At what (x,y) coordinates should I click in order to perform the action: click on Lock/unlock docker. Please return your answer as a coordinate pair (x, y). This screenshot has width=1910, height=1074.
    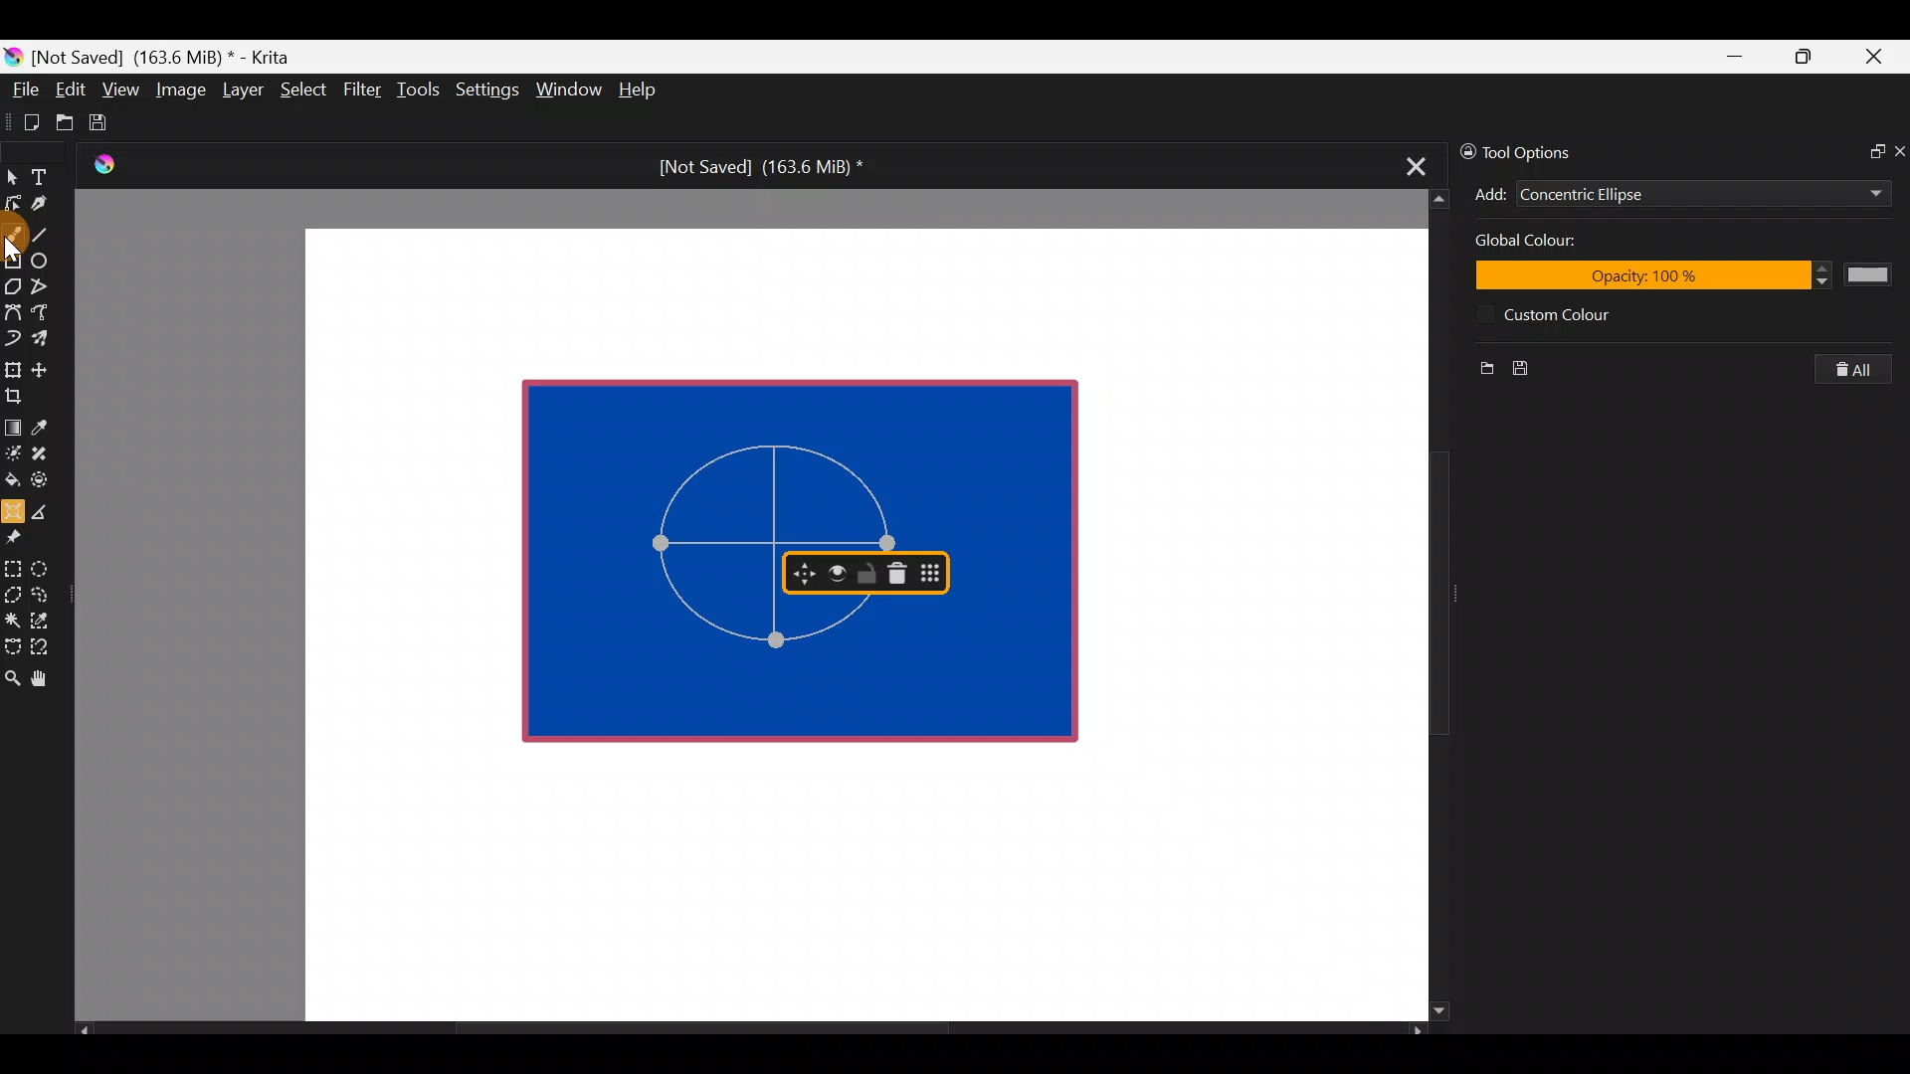
    Looking at the image, I should click on (1463, 148).